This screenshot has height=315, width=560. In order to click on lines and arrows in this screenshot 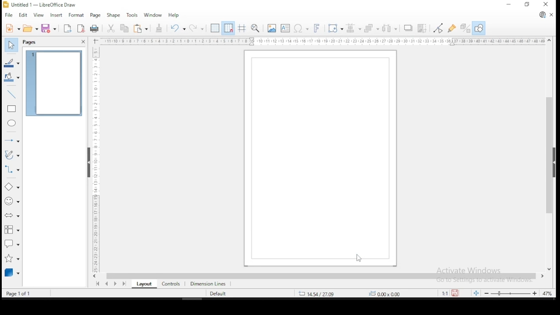, I will do `click(12, 139)`.